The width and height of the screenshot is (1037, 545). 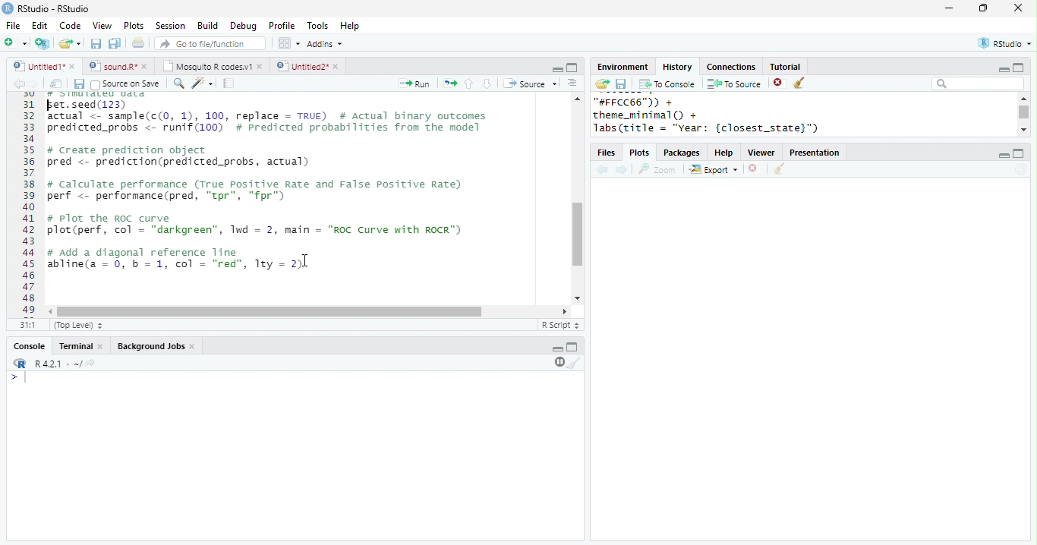 What do you see at coordinates (288, 43) in the screenshot?
I see `options` at bounding box center [288, 43].